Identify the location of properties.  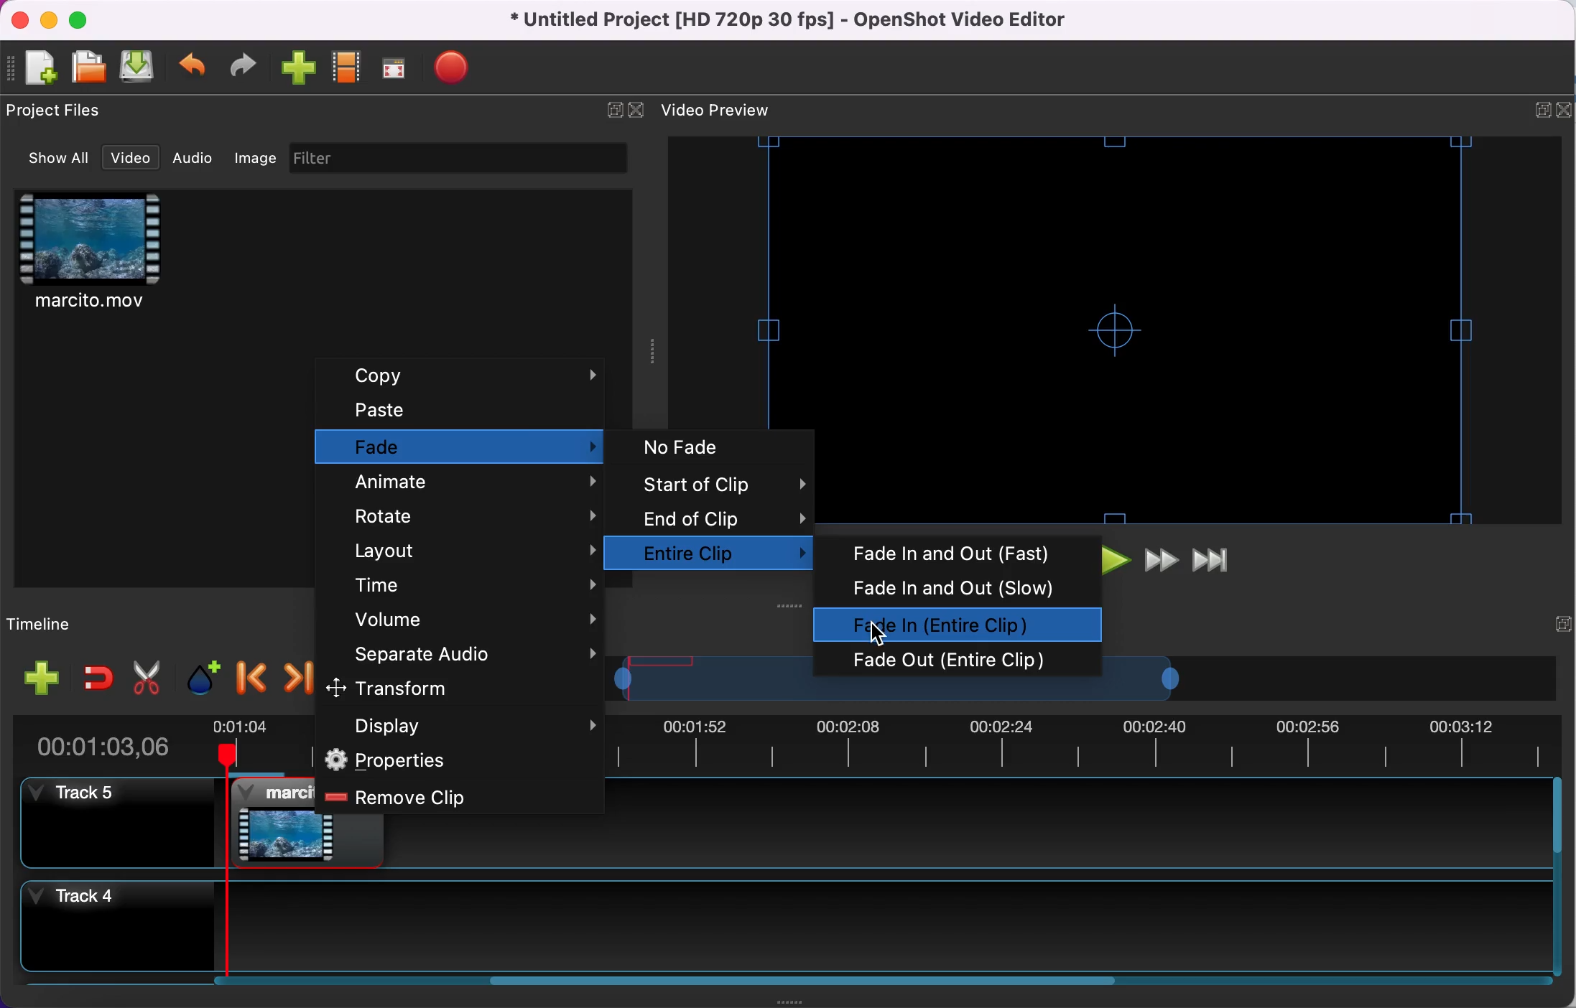
(444, 762).